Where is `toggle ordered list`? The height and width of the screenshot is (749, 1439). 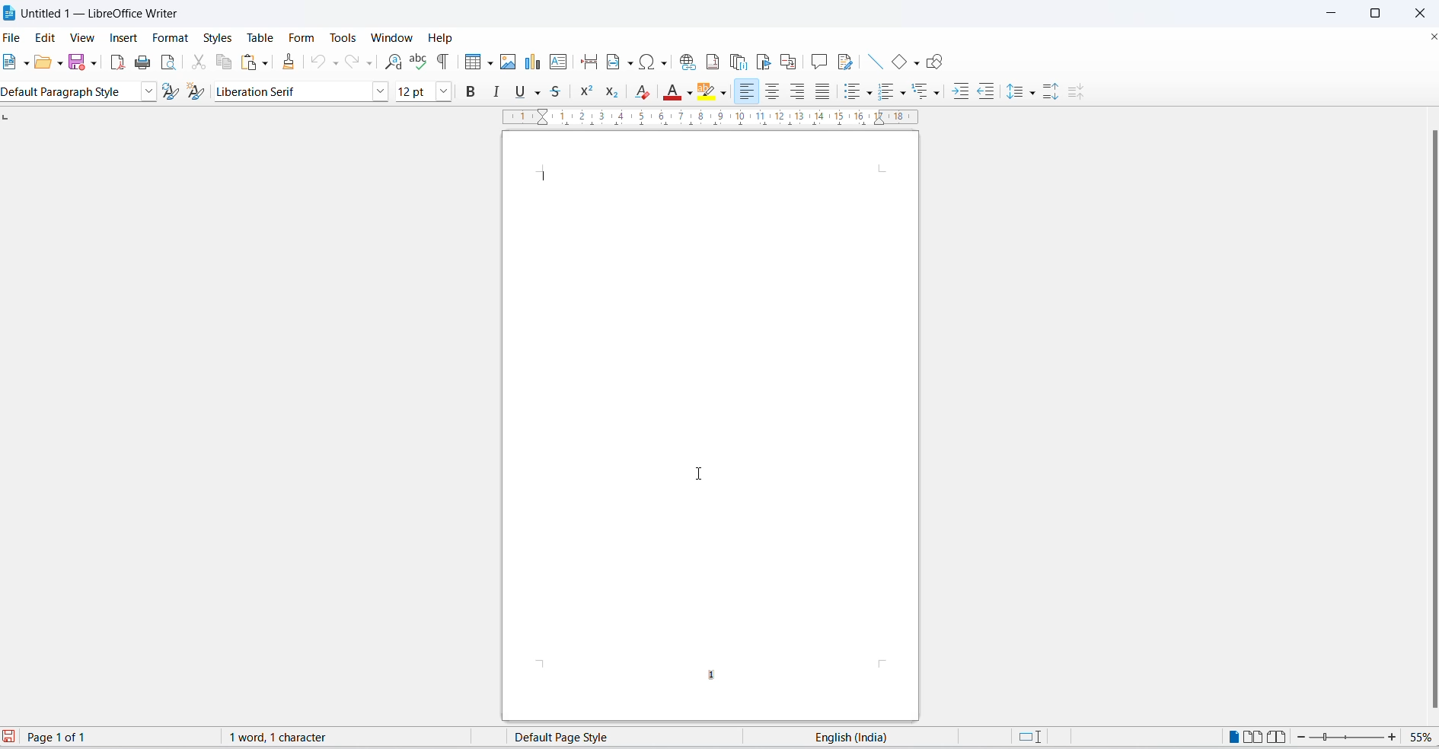 toggle ordered list is located at coordinates (889, 91).